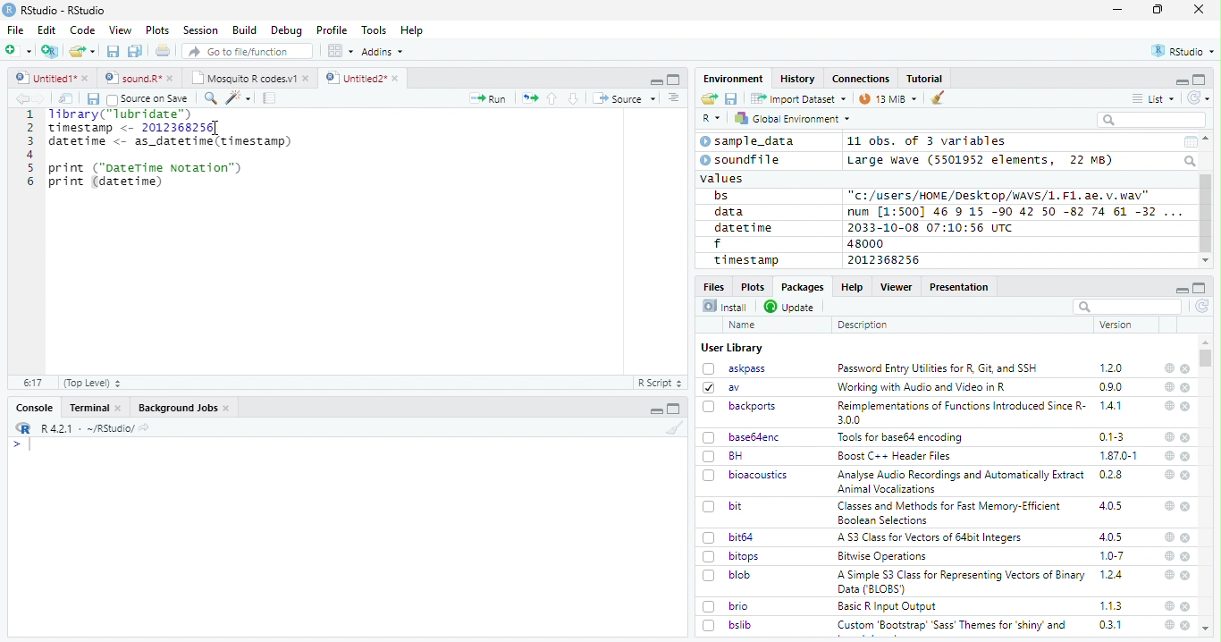 This screenshot has width=1221, height=642. Describe the element at coordinates (63, 10) in the screenshot. I see `RStudio - RStudio` at that location.